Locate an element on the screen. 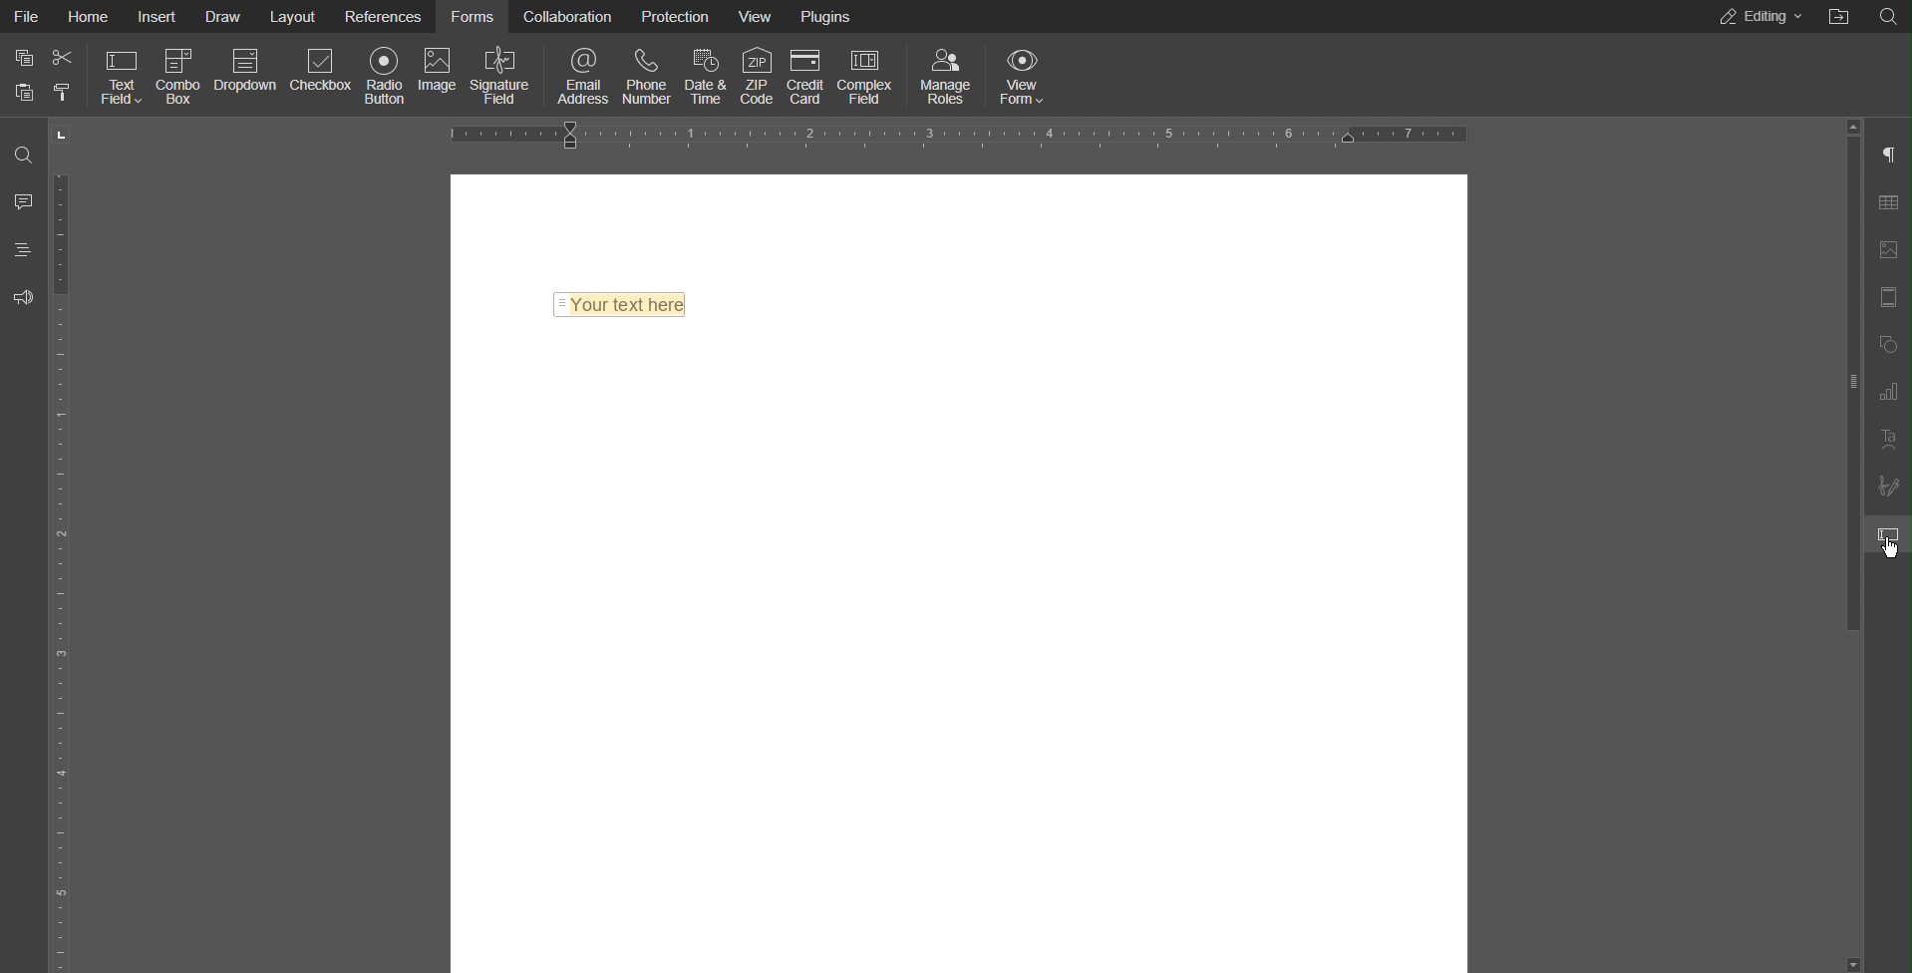  Editing is located at coordinates (1759, 17).